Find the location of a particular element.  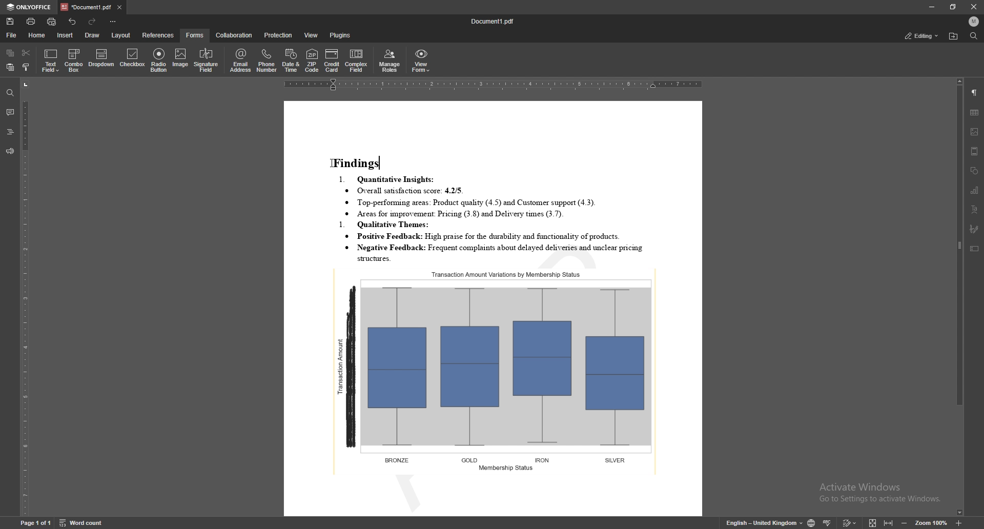

Findings is located at coordinates (359, 161).